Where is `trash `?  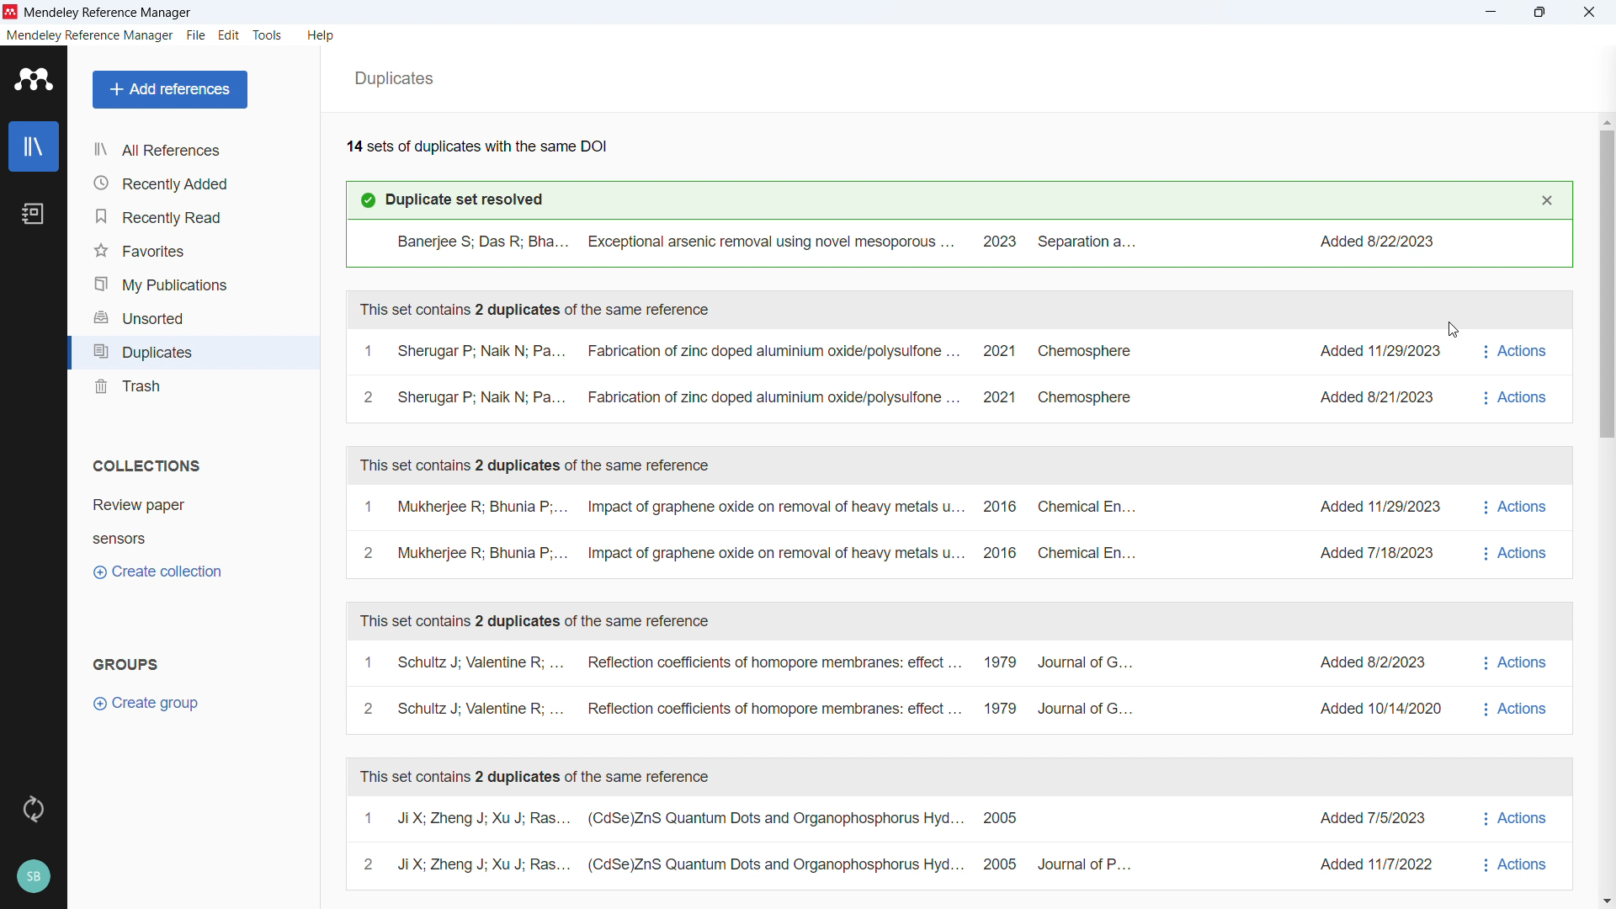 trash  is located at coordinates (192, 389).